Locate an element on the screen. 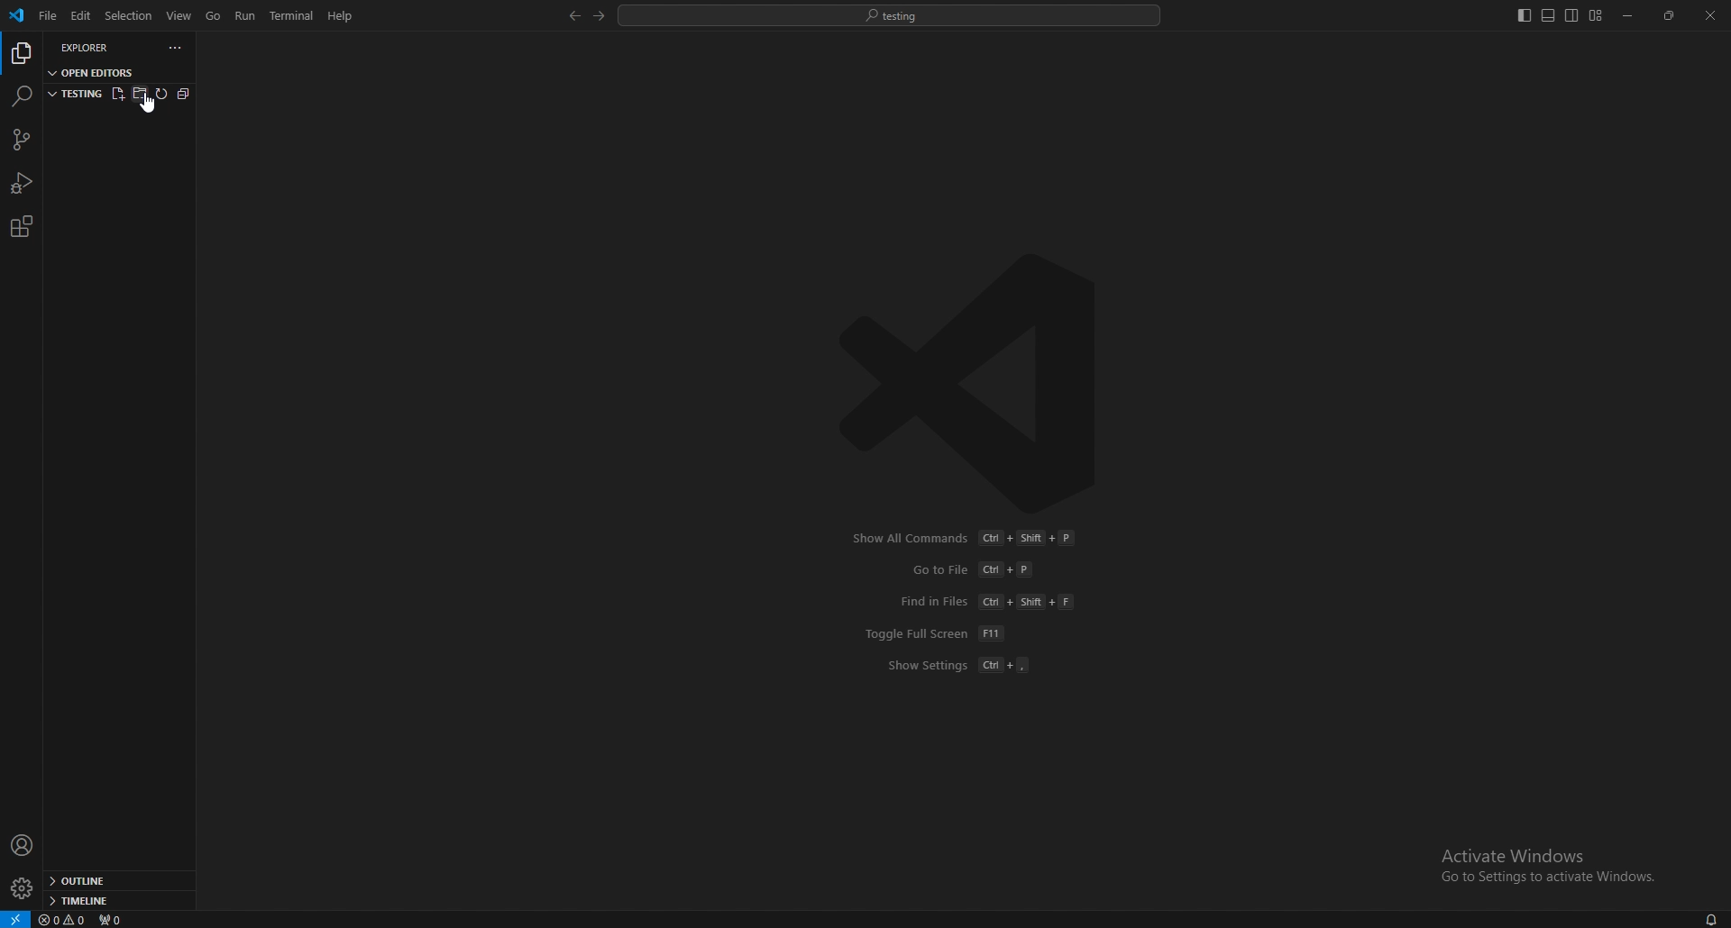 The image size is (1731, 928). run is located at coordinates (247, 15).